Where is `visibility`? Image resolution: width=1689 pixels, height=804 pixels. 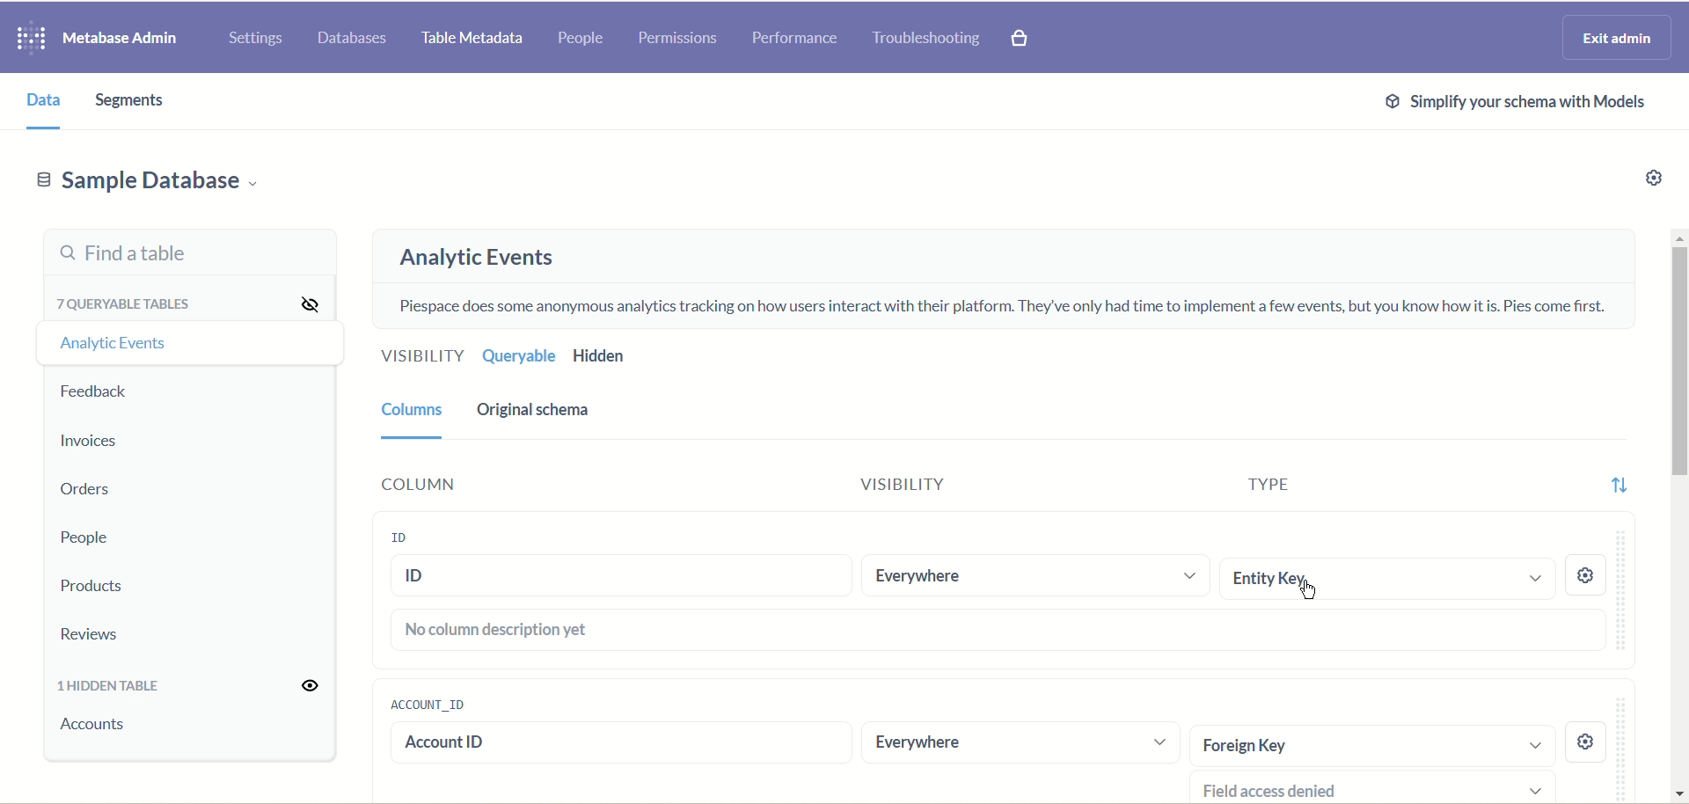
visibility is located at coordinates (308, 302).